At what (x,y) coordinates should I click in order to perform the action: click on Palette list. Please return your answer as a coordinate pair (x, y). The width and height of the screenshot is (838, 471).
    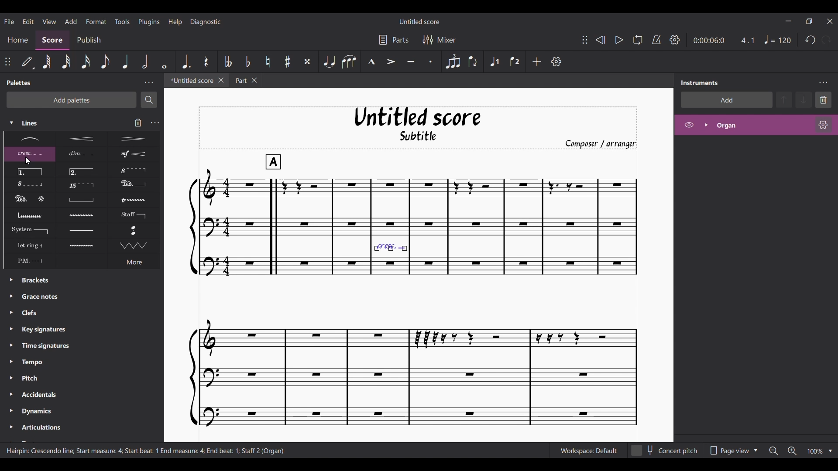
    Looking at the image, I should click on (87, 358).